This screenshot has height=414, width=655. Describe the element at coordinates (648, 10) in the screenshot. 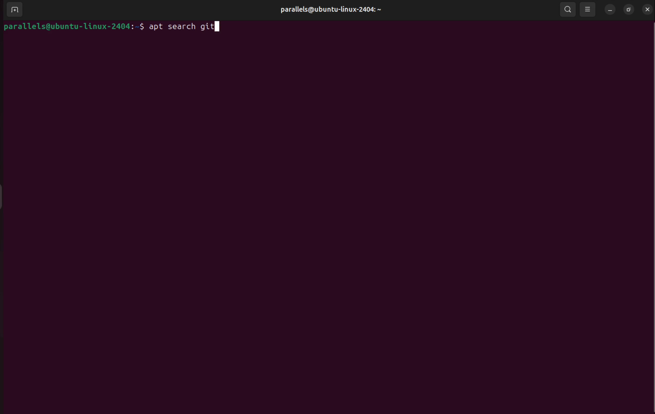

I see `close` at that location.